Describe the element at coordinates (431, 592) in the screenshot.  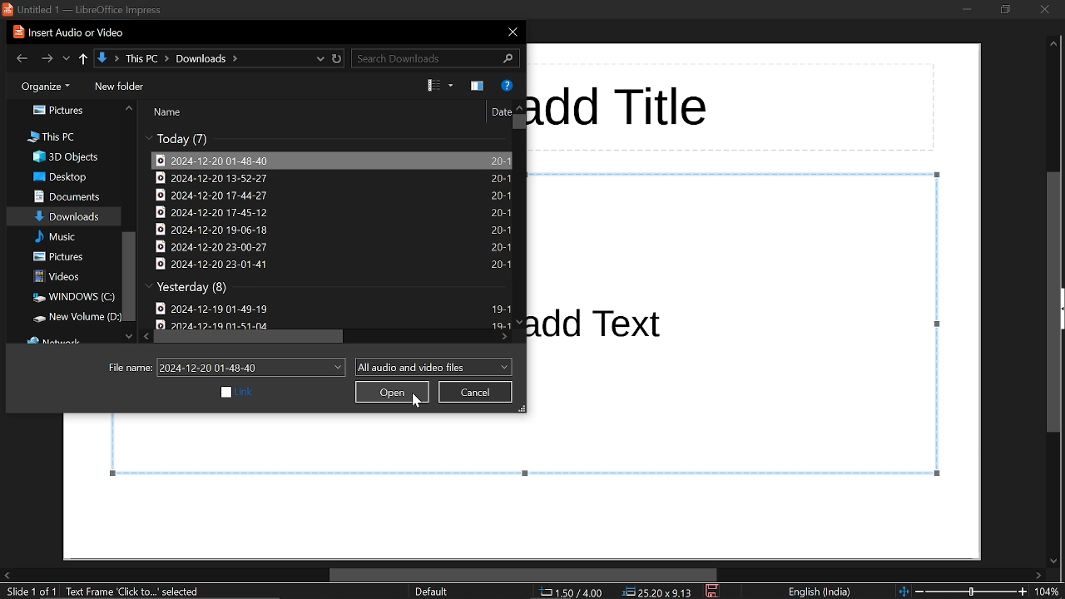
I see `slide style` at that location.